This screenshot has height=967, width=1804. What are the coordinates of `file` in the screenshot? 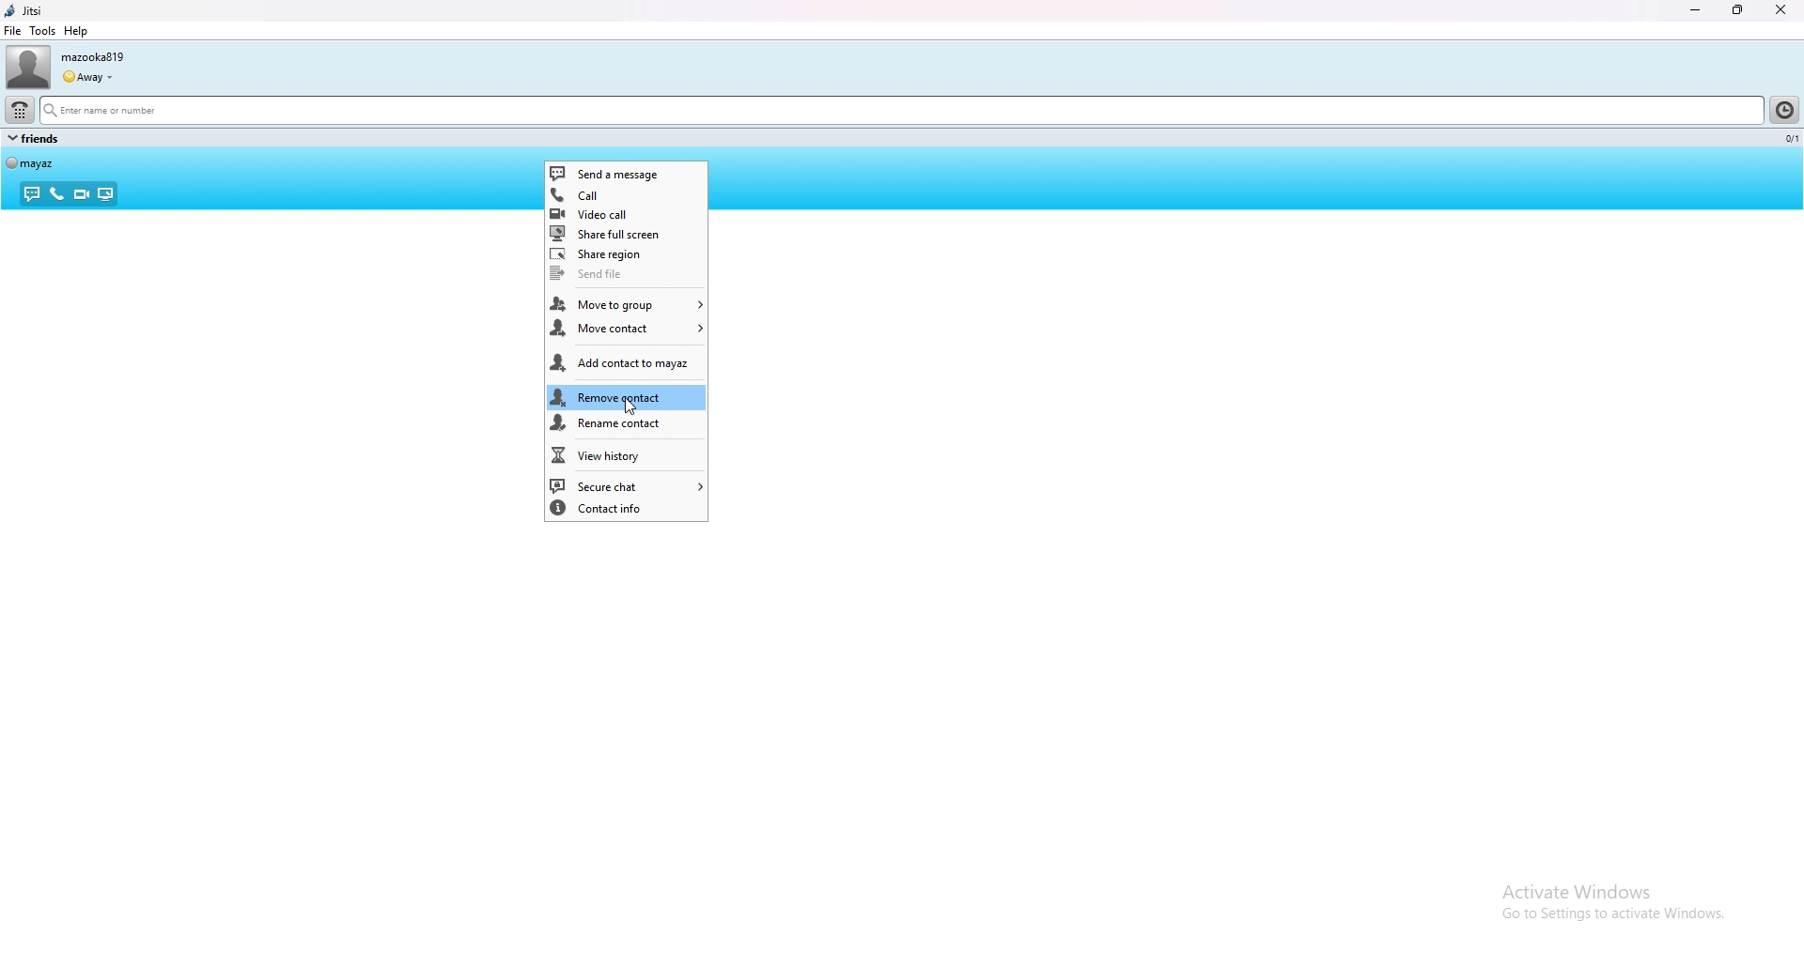 It's located at (13, 31).